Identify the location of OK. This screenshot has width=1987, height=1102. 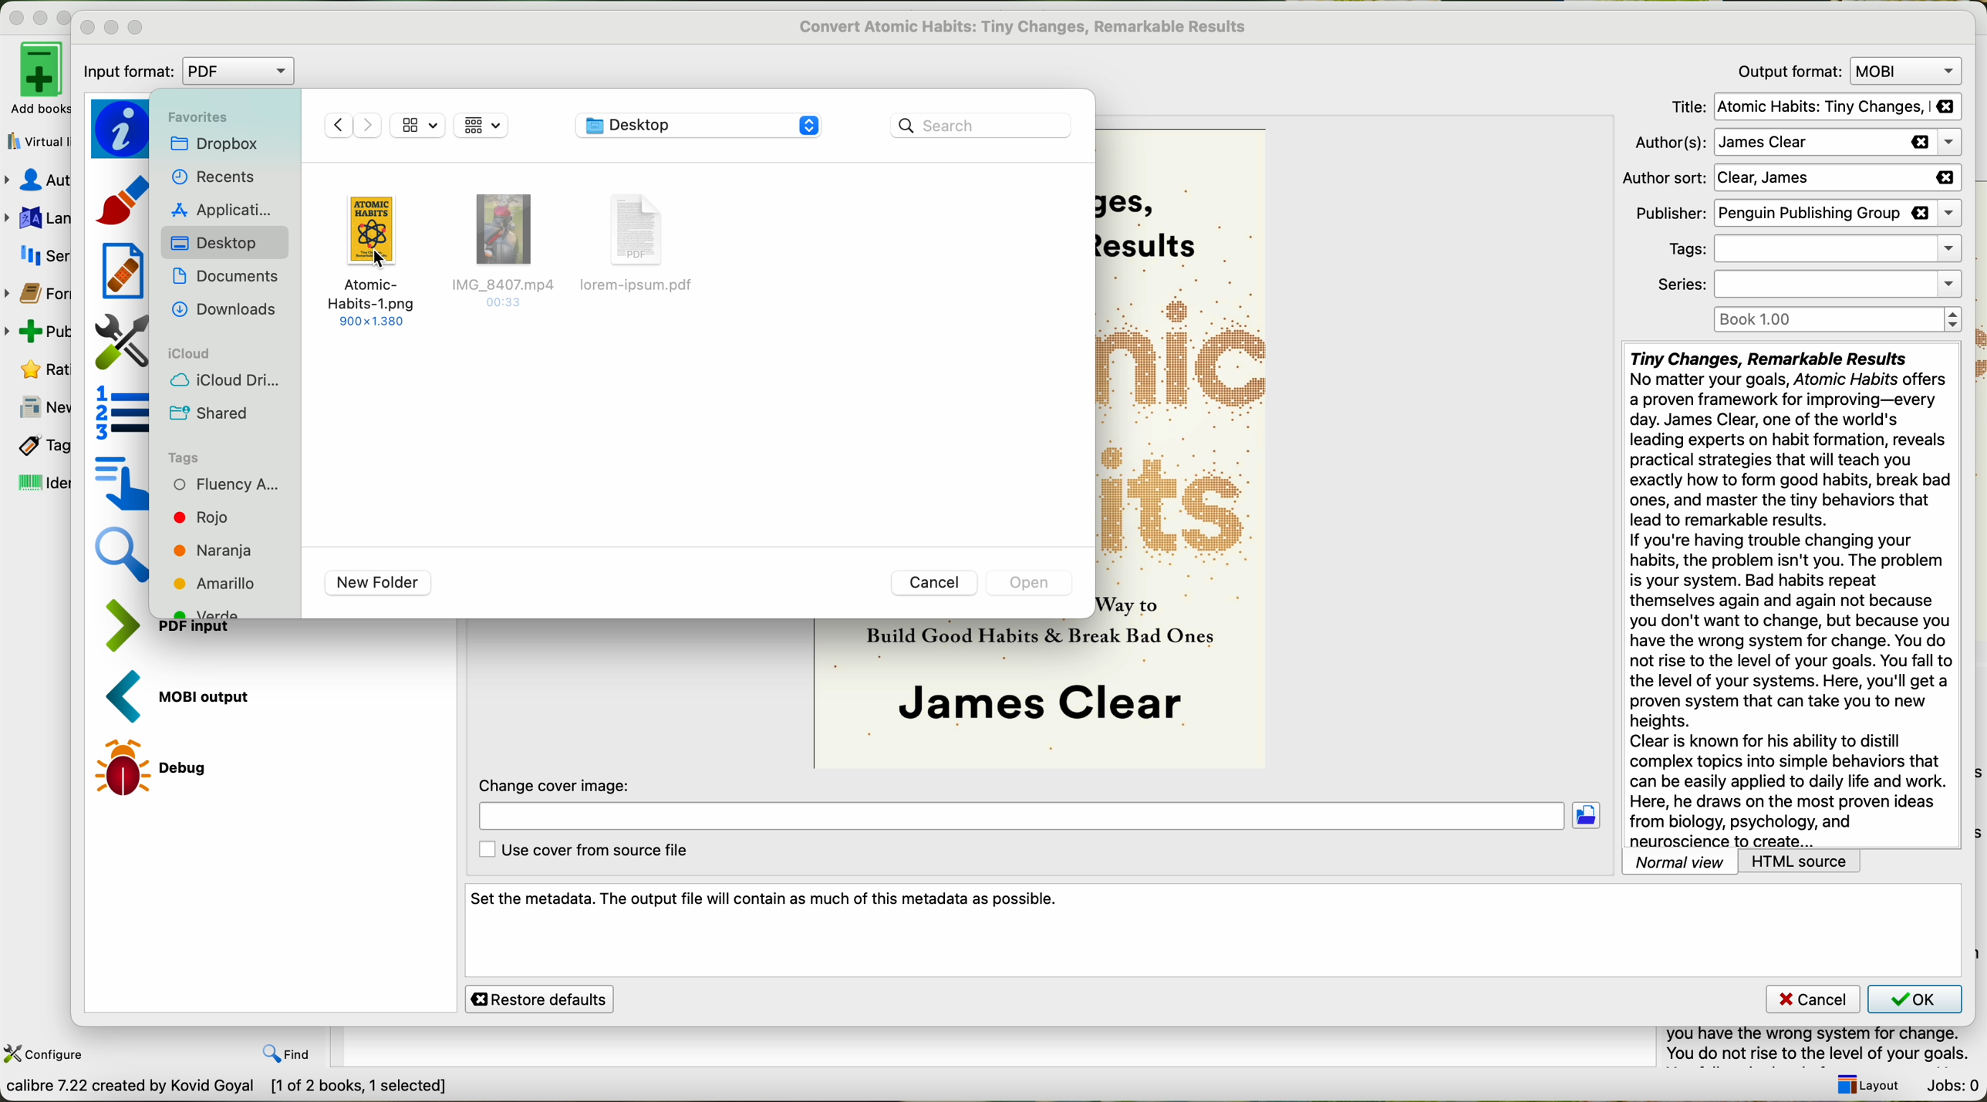
(1914, 998).